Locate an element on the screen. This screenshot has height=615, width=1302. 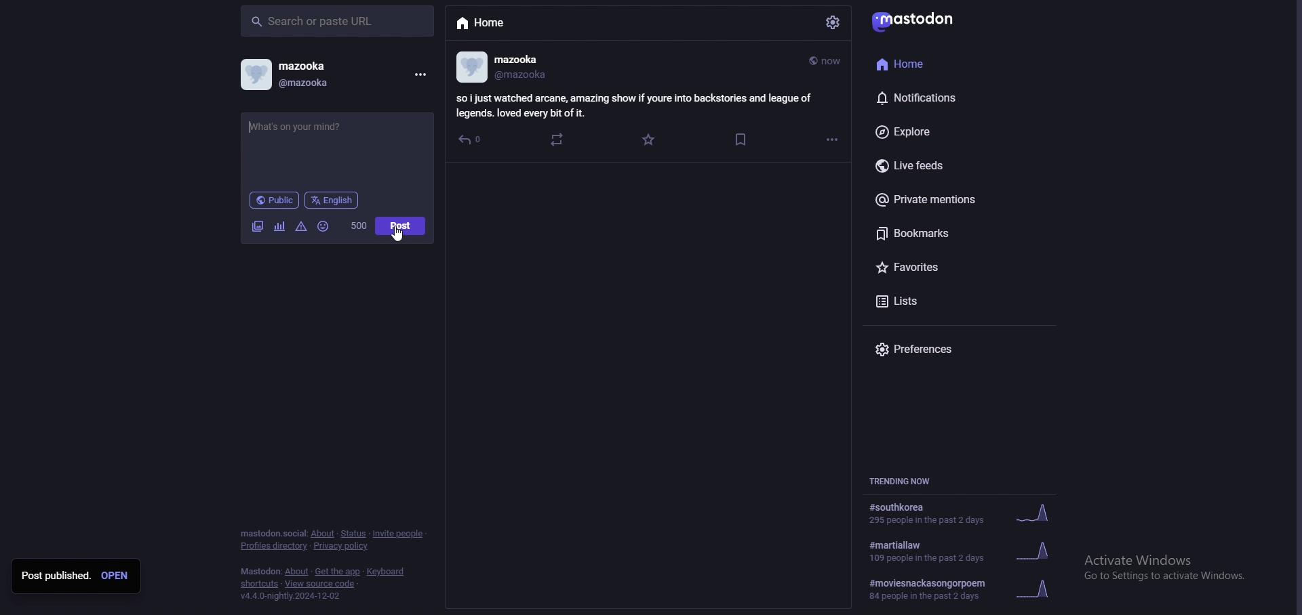
view source code is located at coordinates (321, 584).